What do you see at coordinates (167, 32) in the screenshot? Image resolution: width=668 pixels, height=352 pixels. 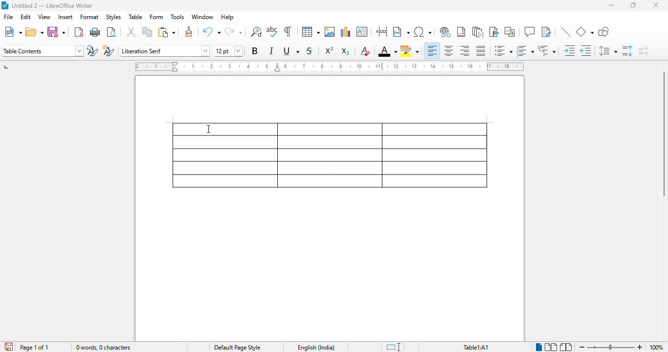 I see `paste` at bounding box center [167, 32].